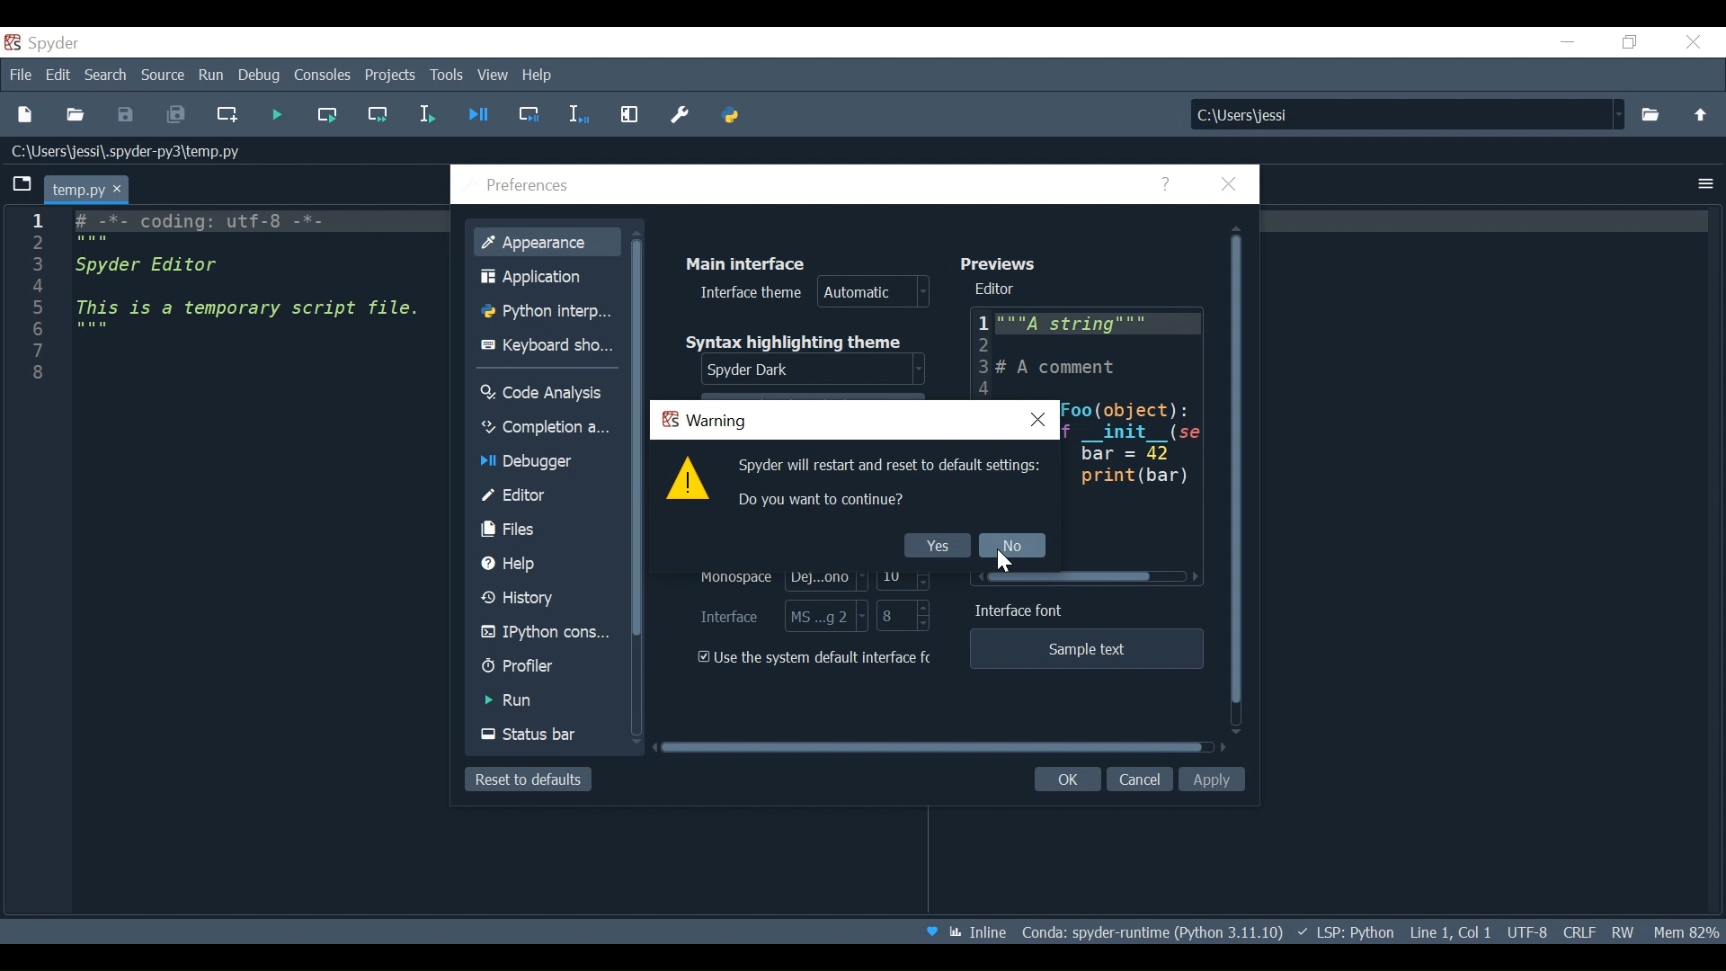  Describe the element at coordinates (547, 311) in the screenshot. I see `Python interpreter` at that location.